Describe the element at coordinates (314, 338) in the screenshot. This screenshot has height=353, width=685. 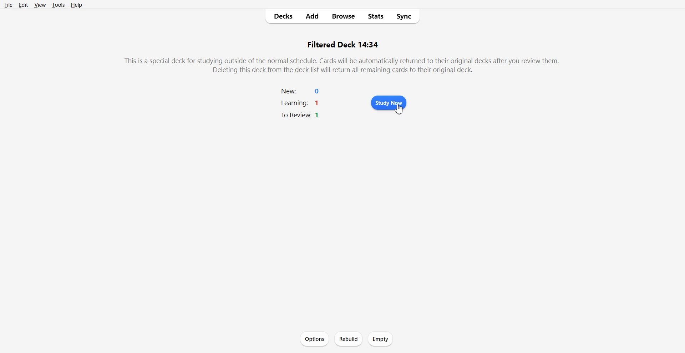
I see `Options` at that location.